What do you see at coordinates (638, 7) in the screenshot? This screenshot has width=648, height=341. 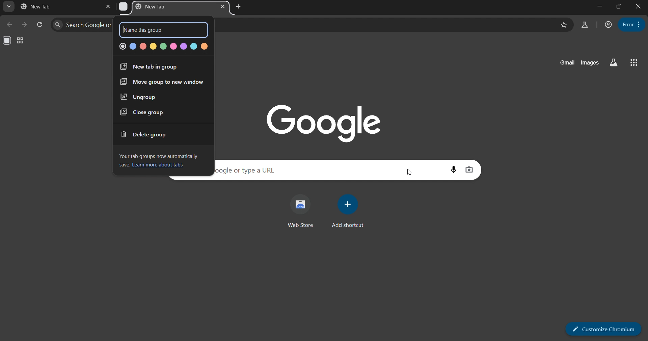 I see `close` at bounding box center [638, 7].